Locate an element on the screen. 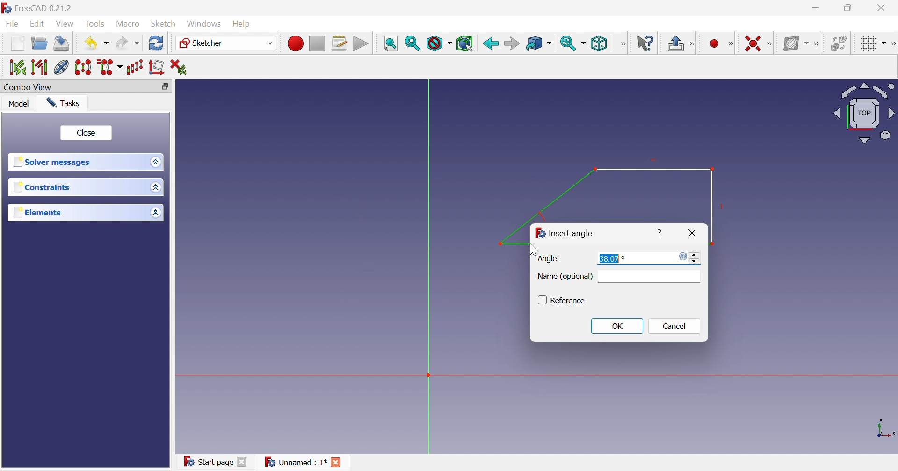 The height and width of the screenshot is (471, 898). OK is located at coordinates (618, 326).